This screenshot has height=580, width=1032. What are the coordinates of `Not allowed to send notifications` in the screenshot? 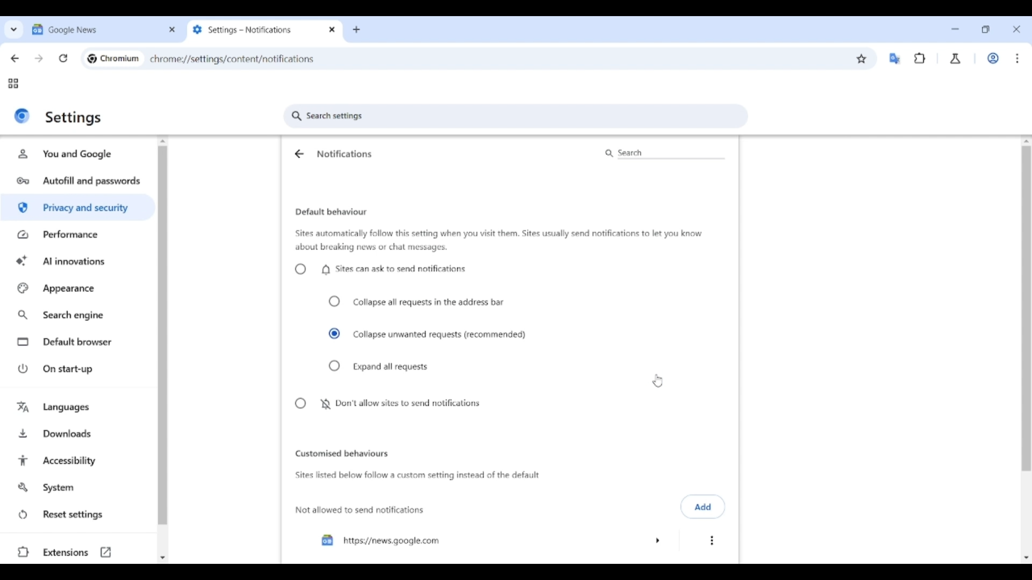 It's located at (361, 510).